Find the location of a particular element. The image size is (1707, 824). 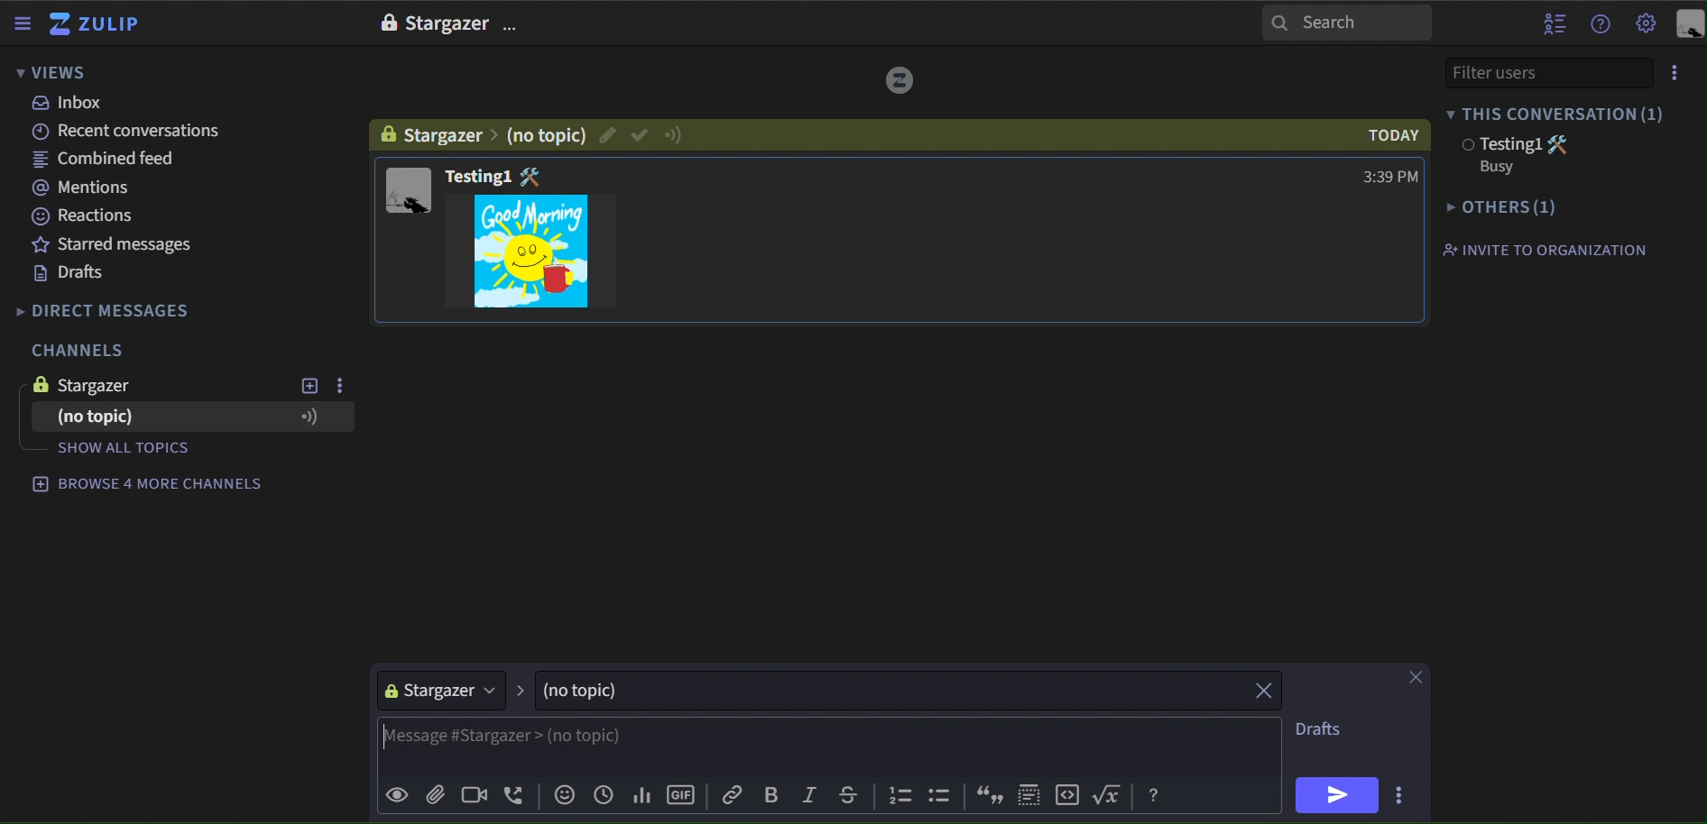

image is located at coordinates (386, 23).